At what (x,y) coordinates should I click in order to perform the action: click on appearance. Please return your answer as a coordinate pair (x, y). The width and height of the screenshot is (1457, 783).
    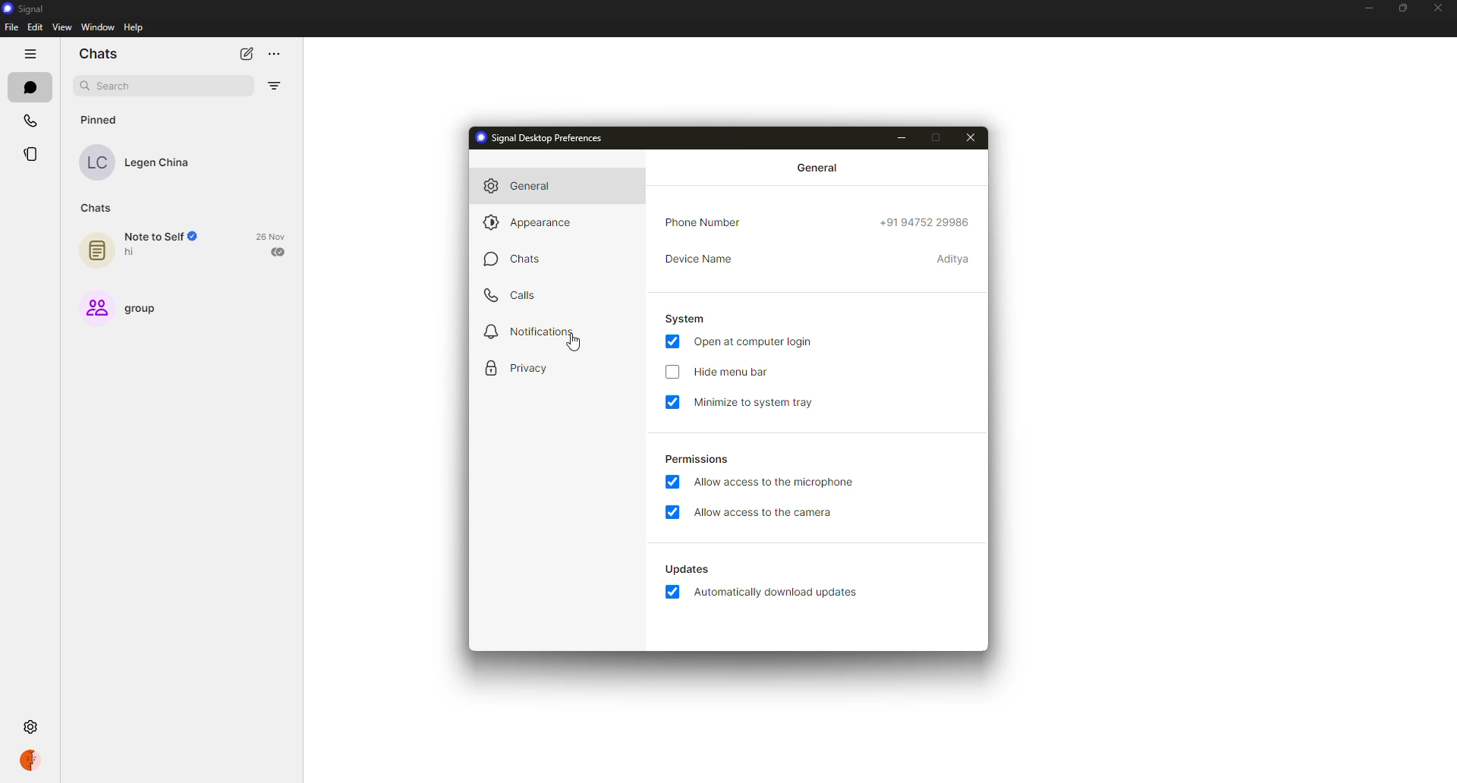
    Looking at the image, I should click on (533, 222).